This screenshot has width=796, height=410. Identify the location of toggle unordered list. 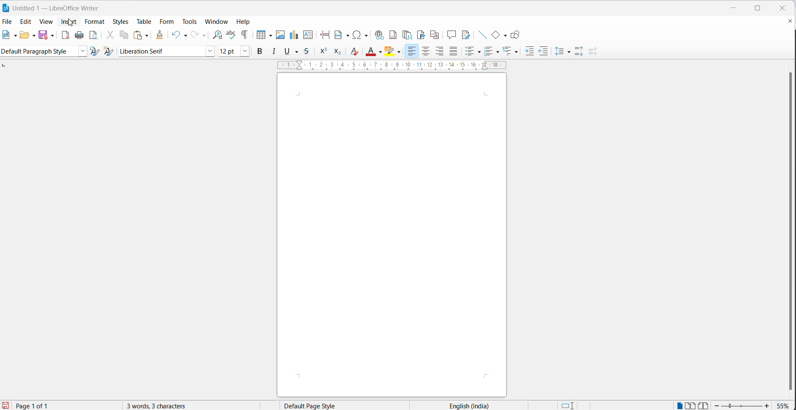
(489, 52).